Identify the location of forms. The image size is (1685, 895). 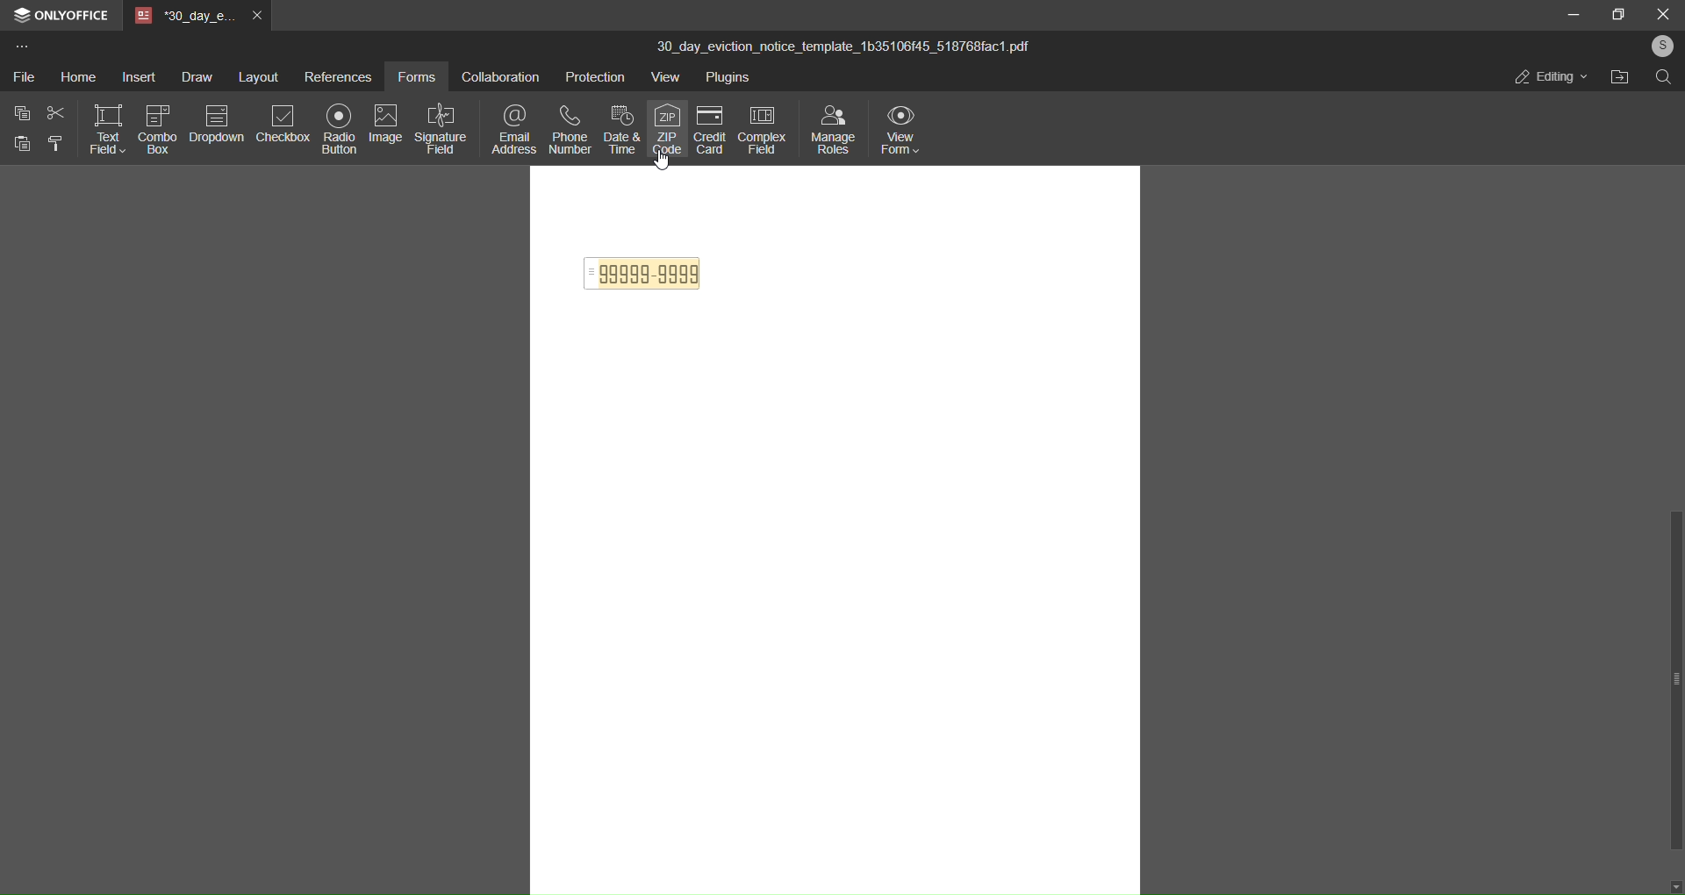
(414, 76).